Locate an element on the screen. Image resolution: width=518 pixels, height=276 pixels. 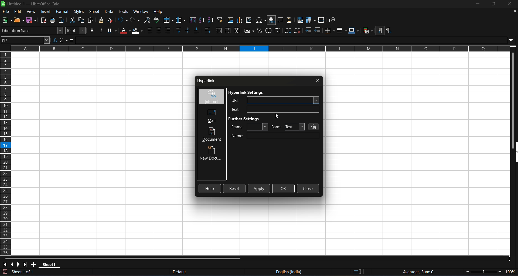
maximize is located at coordinates (493, 4).